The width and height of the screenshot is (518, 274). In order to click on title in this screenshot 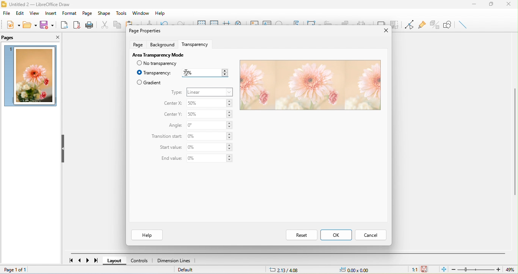, I will do `click(39, 5)`.